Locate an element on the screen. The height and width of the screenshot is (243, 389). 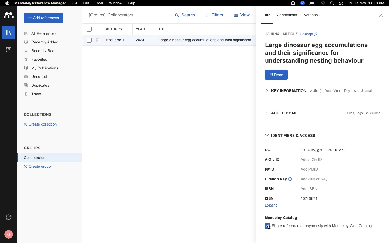
flag is located at coordinates (98, 40).